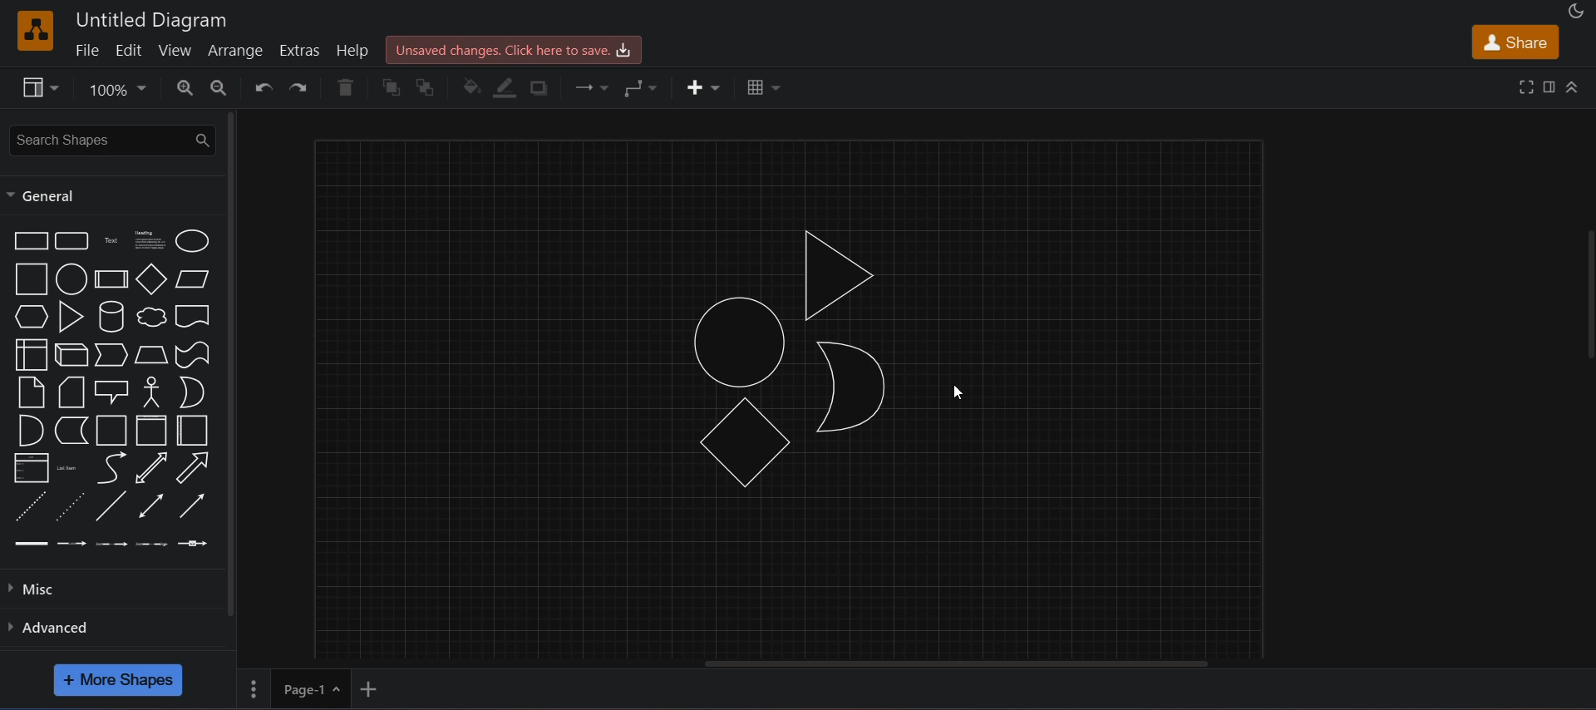 Image resolution: width=1596 pixels, height=710 pixels. Describe the element at coordinates (73, 242) in the screenshot. I see `rounded rectangle` at that location.